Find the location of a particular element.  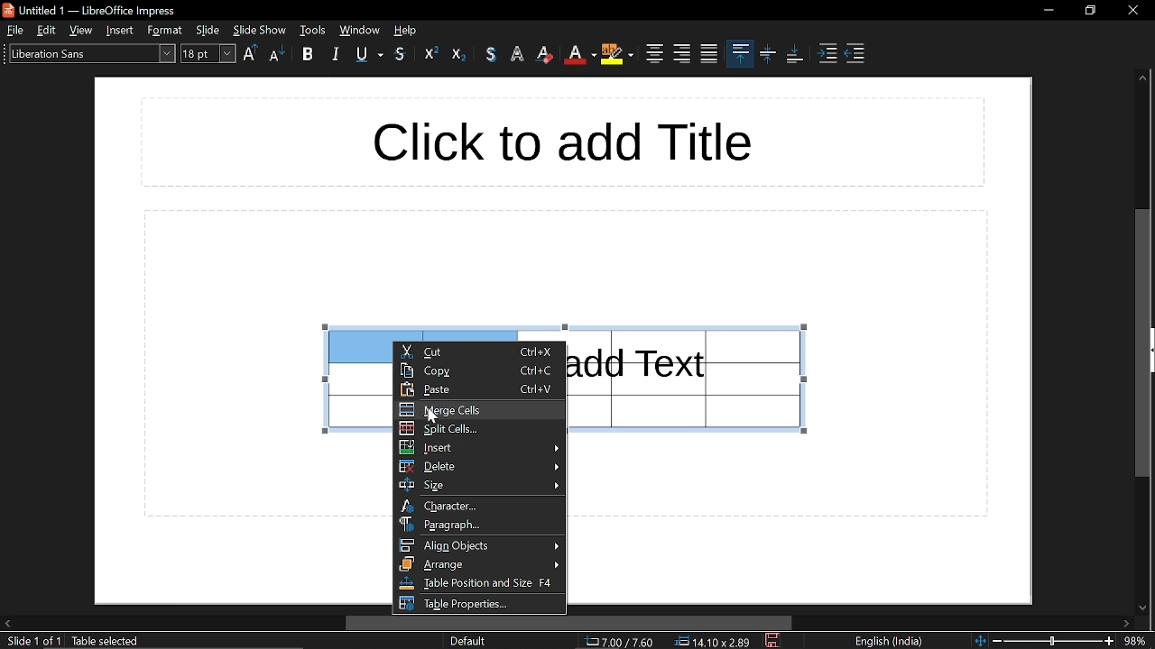

text style is located at coordinates (89, 53).